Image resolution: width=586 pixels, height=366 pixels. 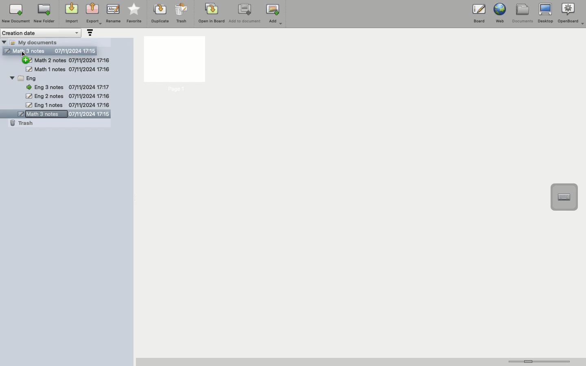 I want to click on Rename, so click(x=113, y=13).